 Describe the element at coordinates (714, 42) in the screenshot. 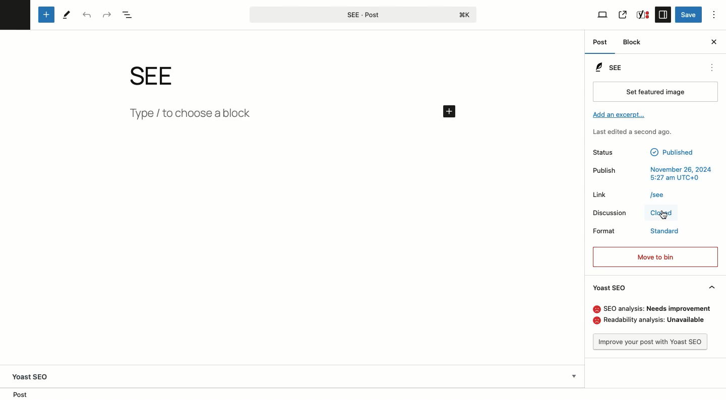

I see `Close` at that location.